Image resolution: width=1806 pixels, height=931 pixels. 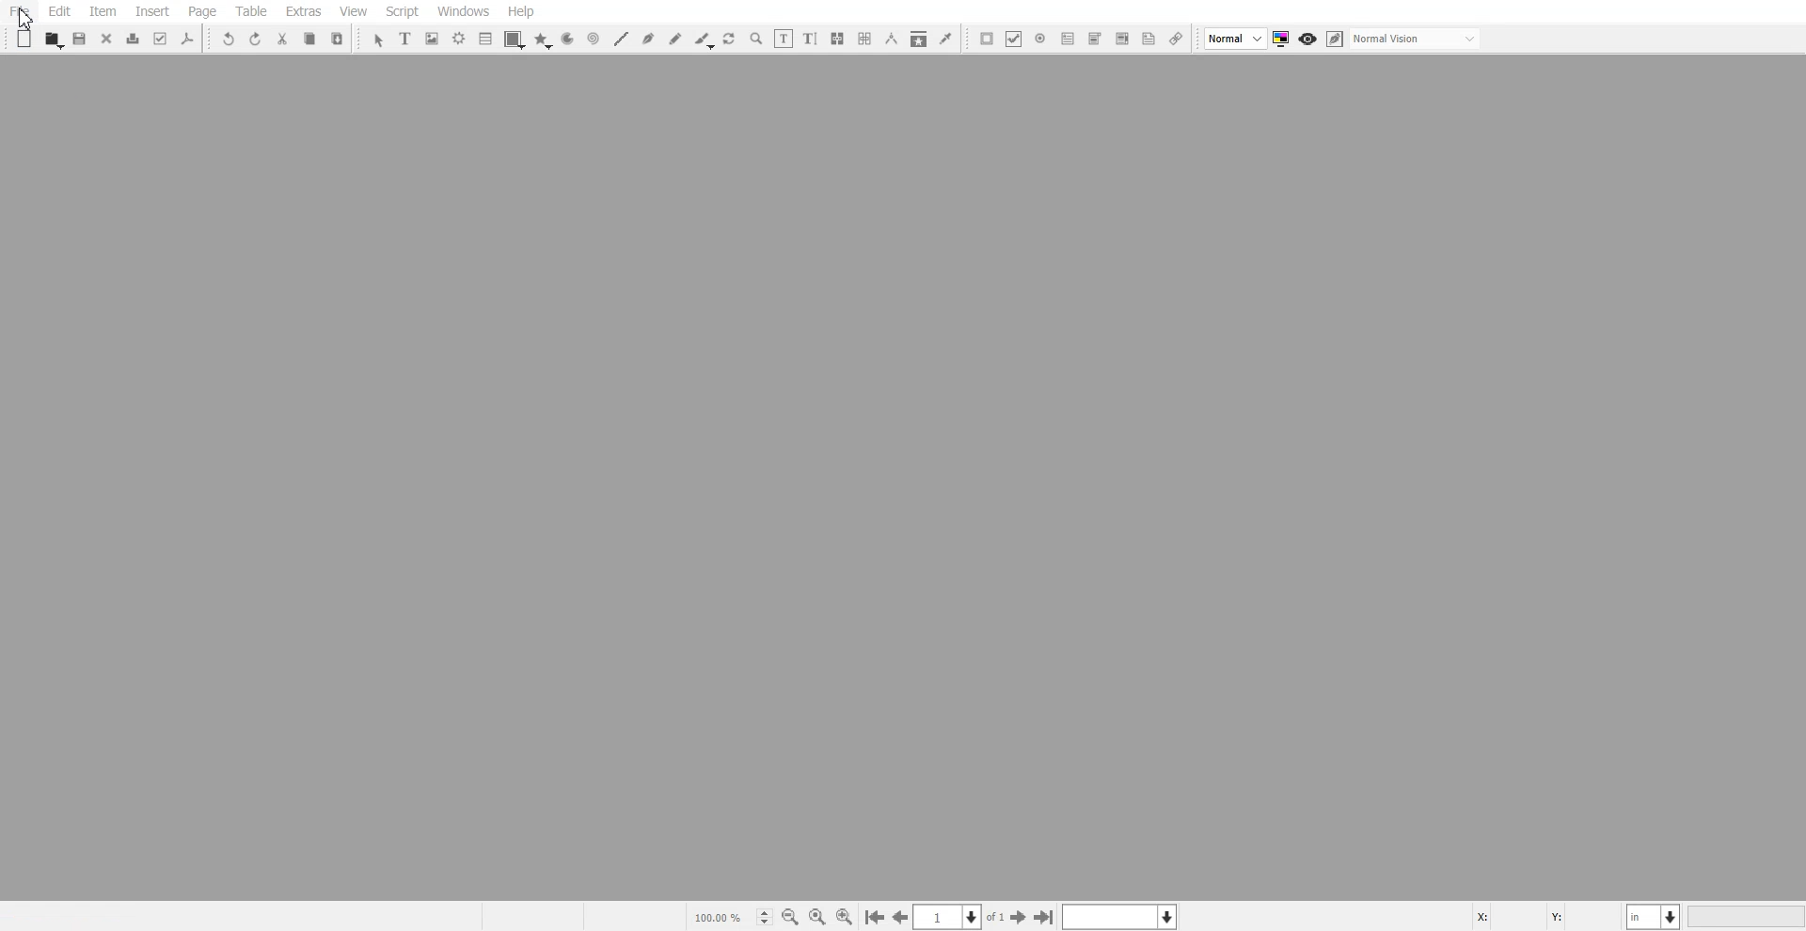 What do you see at coordinates (1040, 39) in the screenshot?
I see `PDF Radio Button` at bounding box center [1040, 39].